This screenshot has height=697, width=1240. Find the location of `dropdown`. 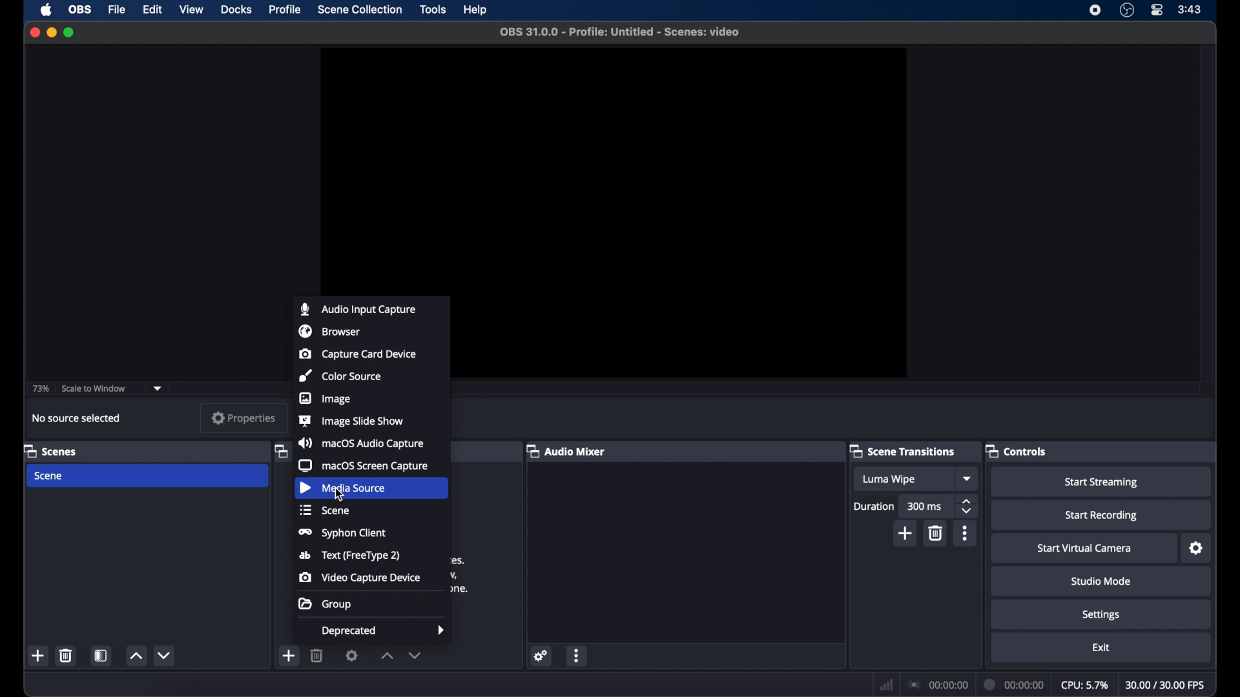

dropdown is located at coordinates (158, 389).